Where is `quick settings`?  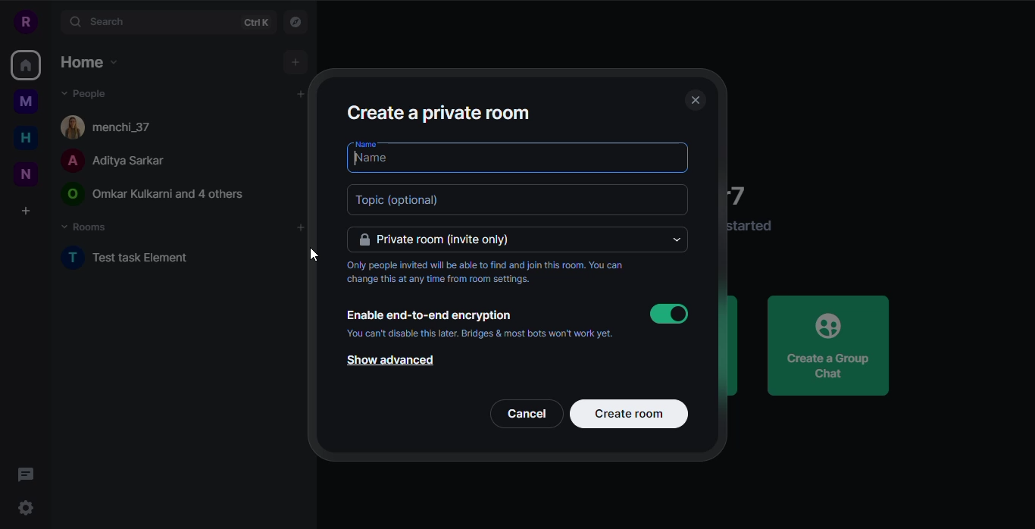 quick settings is located at coordinates (27, 510).